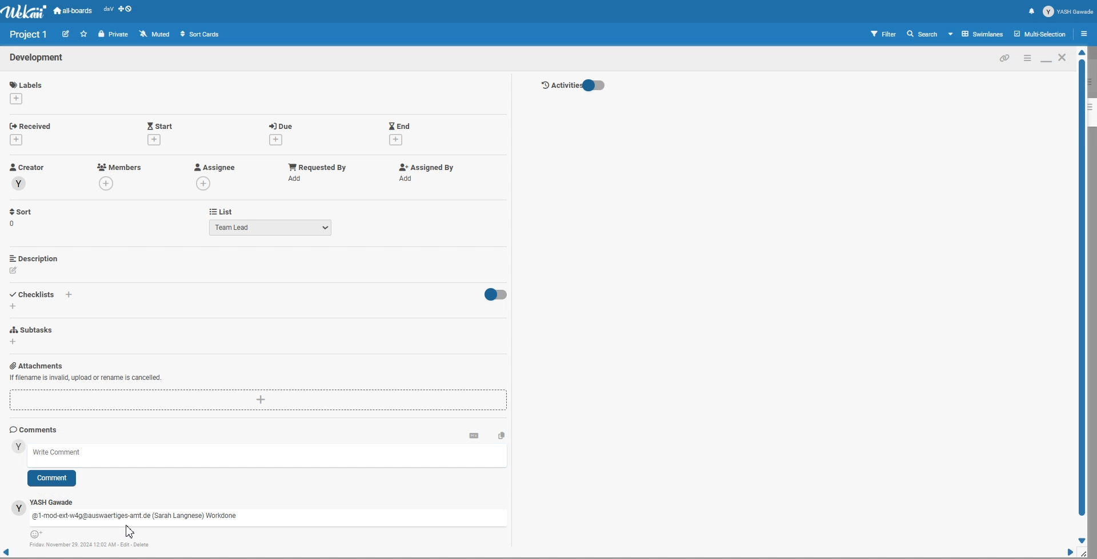 The width and height of the screenshot is (1097, 559). I want to click on Add Start, so click(160, 125).